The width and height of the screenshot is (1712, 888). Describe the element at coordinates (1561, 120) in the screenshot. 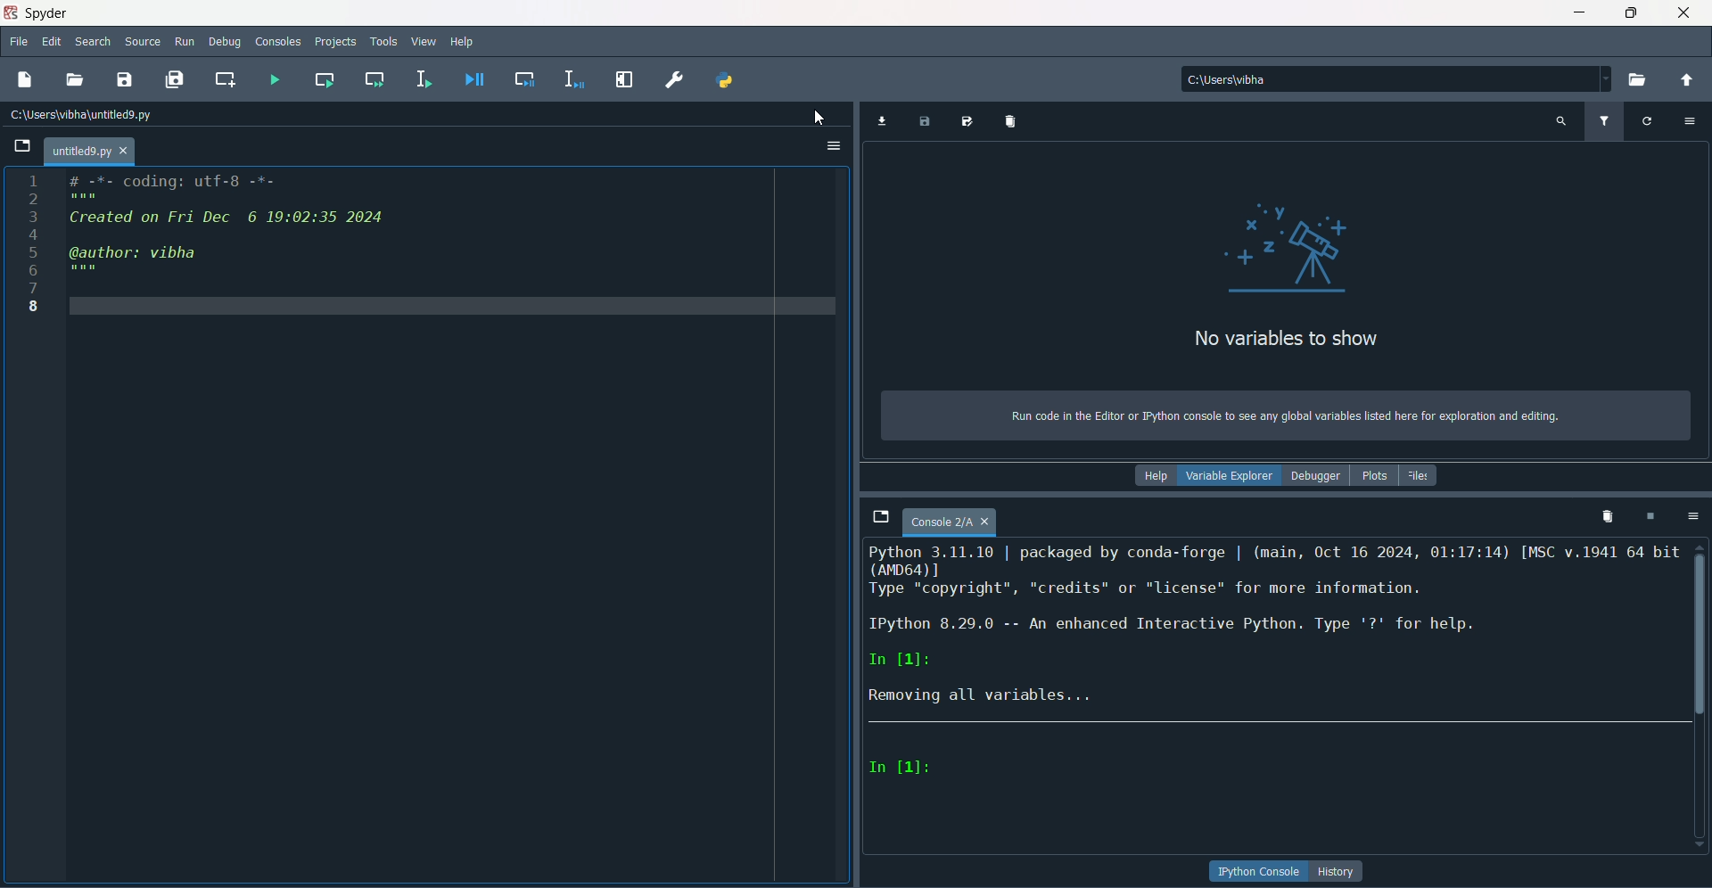

I see `search variable` at that location.